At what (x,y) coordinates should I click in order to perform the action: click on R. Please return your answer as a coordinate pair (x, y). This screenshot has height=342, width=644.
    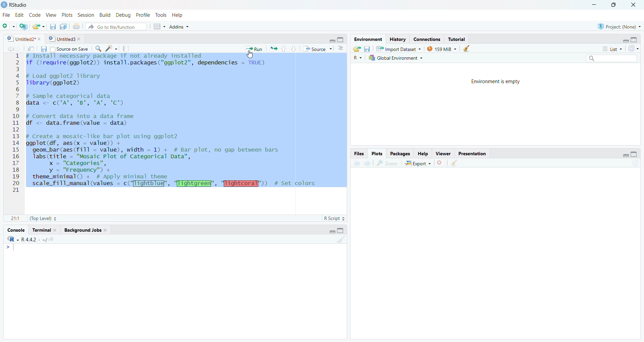
    Looking at the image, I should click on (13, 239).